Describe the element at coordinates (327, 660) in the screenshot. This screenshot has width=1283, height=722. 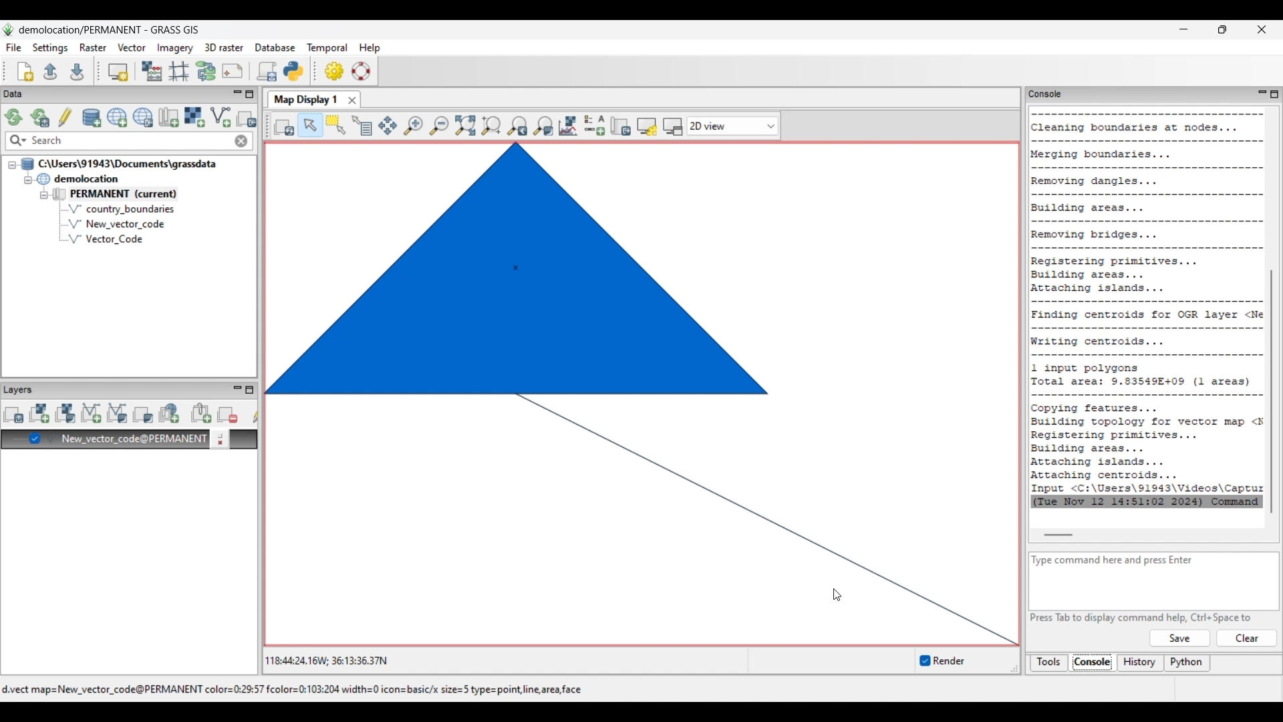
I see `Cursor co-ordinates changed` at that location.